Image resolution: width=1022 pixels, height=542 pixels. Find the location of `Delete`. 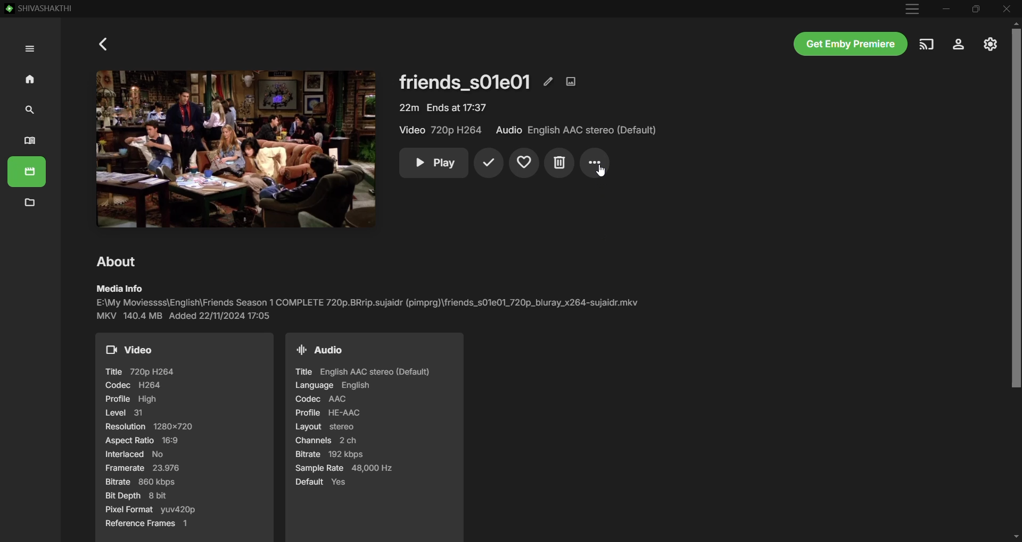

Delete is located at coordinates (559, 163).